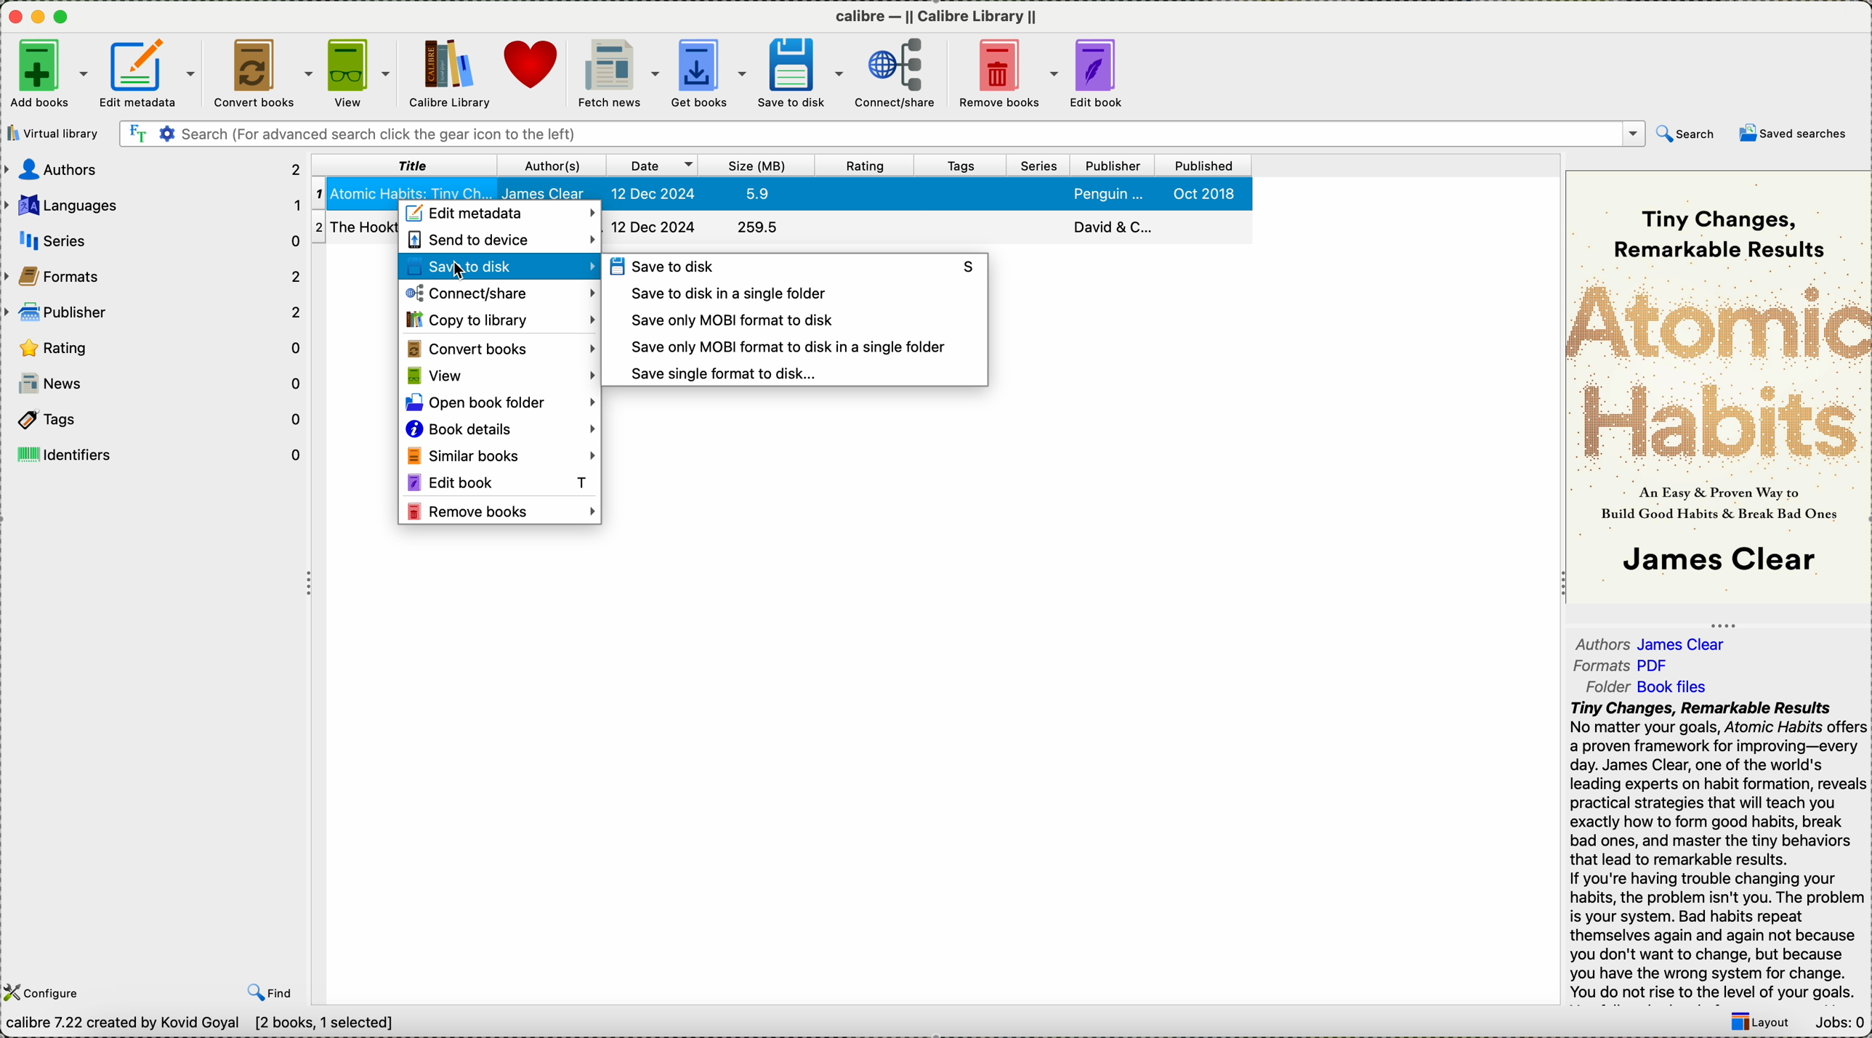 The height and width of the screenshot is (1038, 1872). What do you see at coordinates (501, 482) in the screenshot?
I see `edit book` at bounding box center [501, 482].